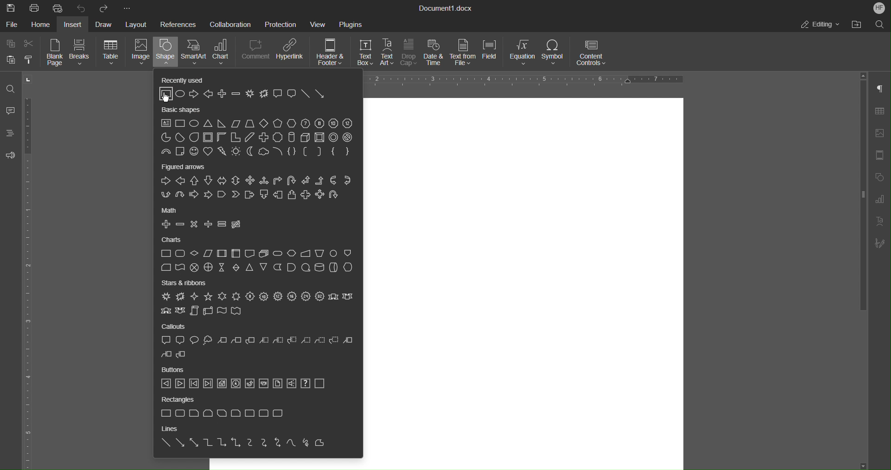 This screenshot has width=891, height=470. I want to click on Shape Settings, so click(882, 176).